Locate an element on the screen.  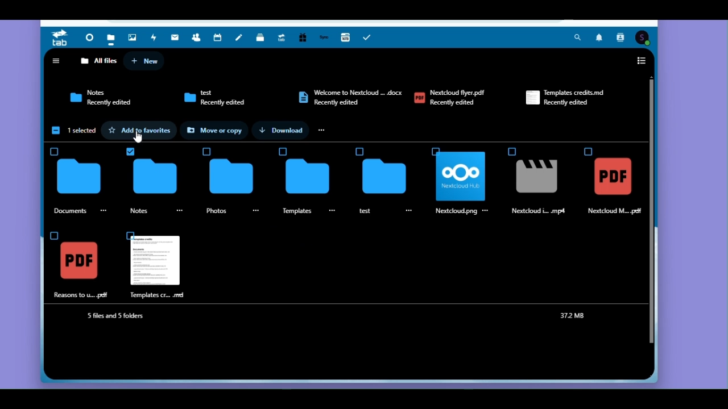
37.2 MB is located at coordinates (573, 315).